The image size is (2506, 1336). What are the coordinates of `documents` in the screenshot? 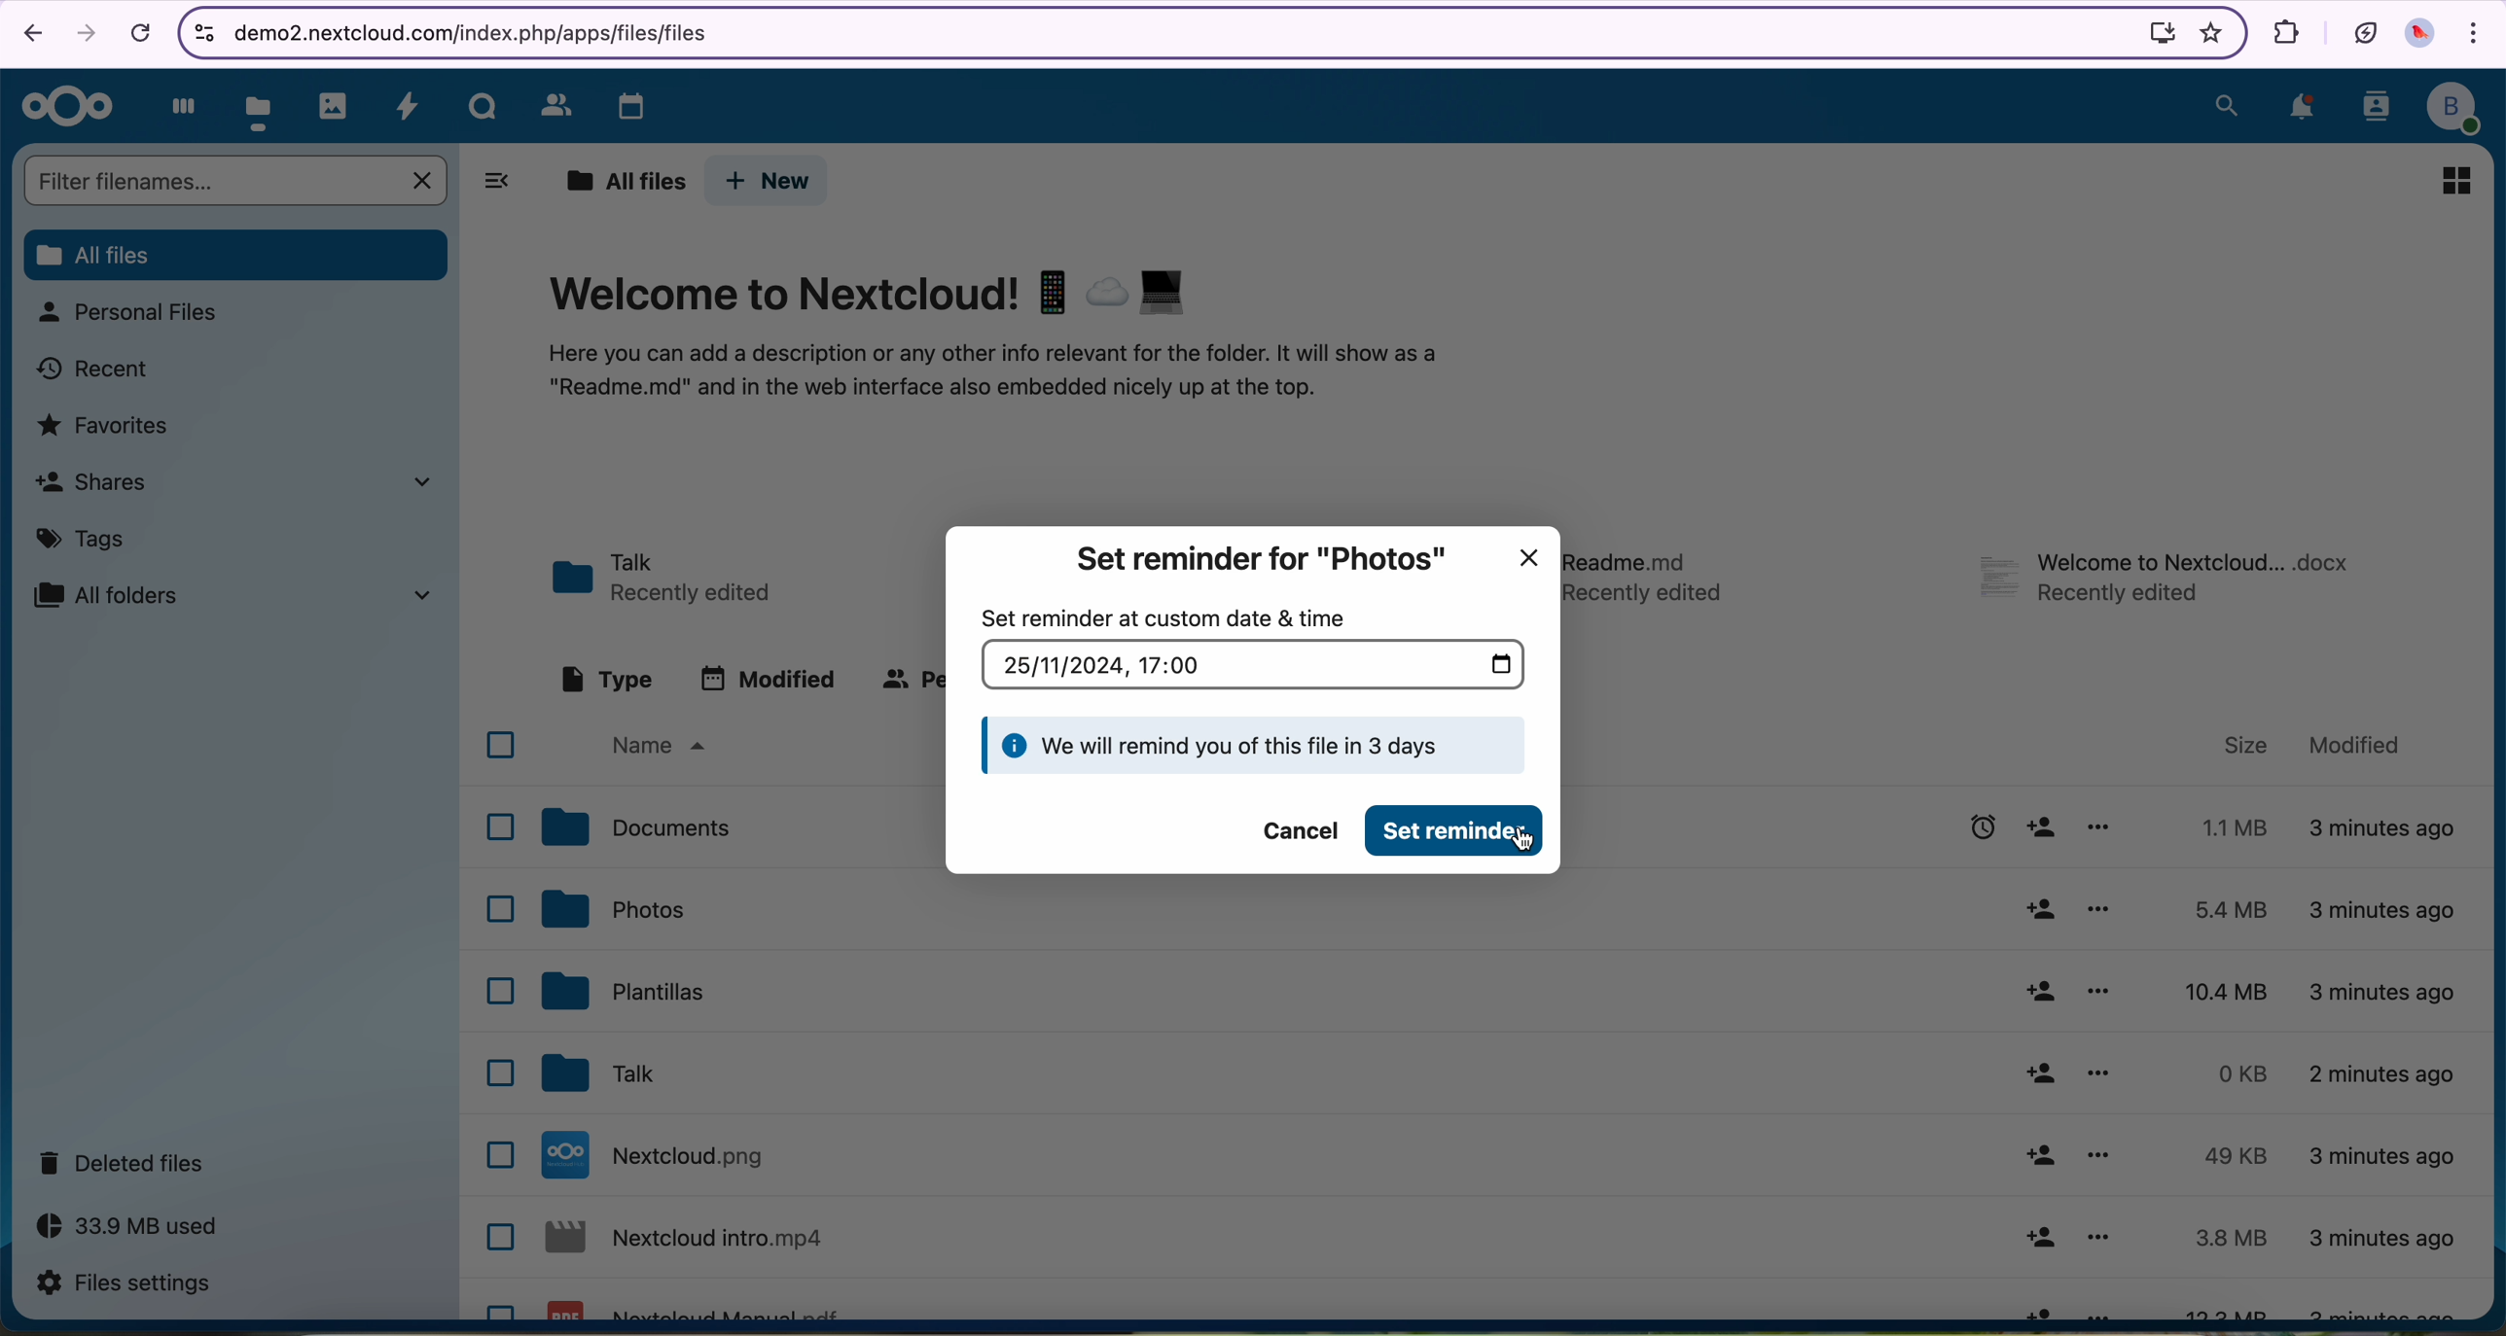 It's located at (639, 829).